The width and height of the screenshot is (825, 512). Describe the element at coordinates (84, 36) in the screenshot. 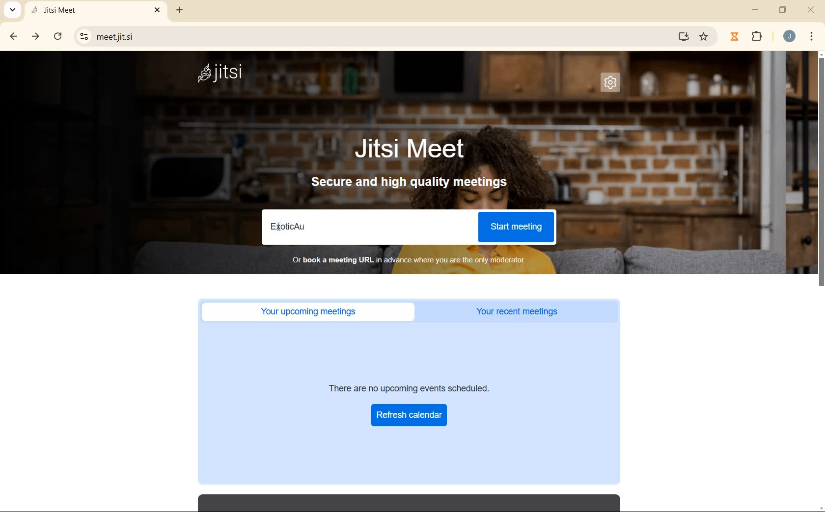

I see `View site information` at that location.